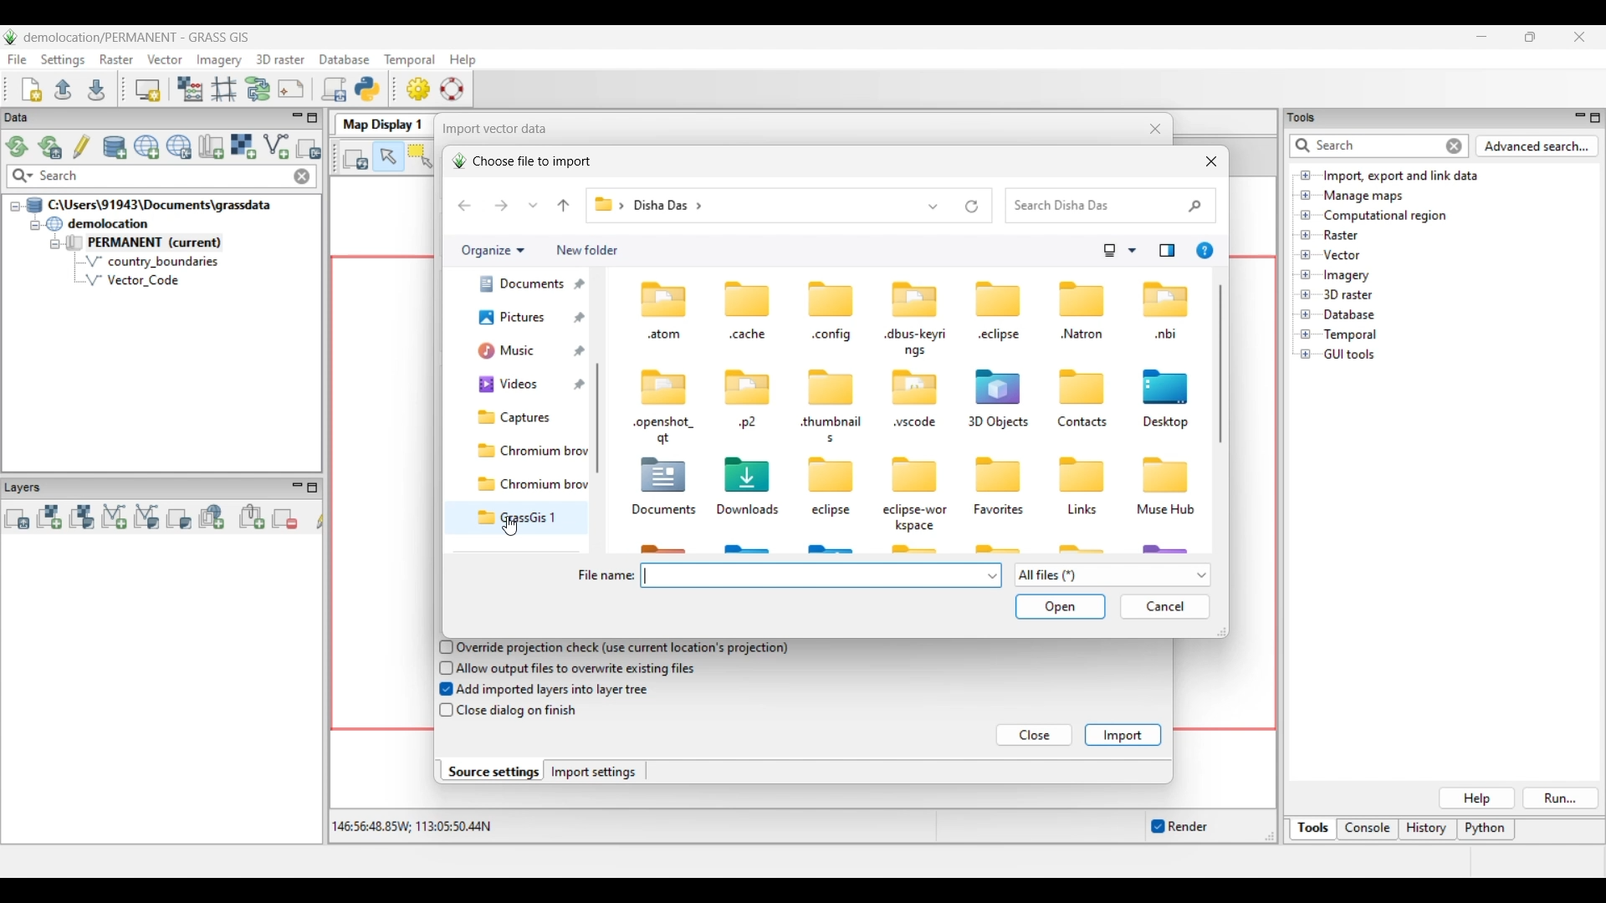 The image size is (1606, 903). What do you see at coordinates (1341, 255) in the screenshot?
I see `Double click to see files under Vector` at bounding box center [1341, 255].